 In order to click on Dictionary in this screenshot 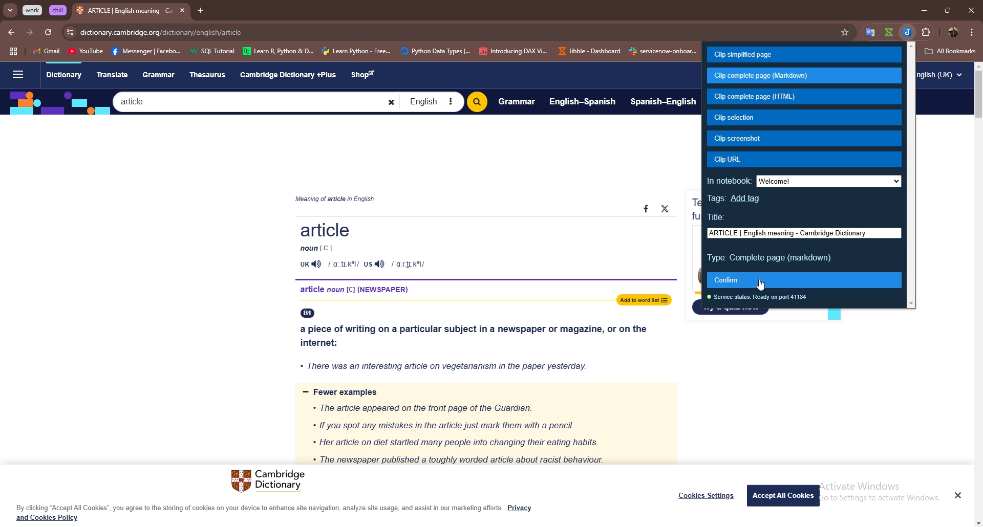, I will do `click(63, 76)`.